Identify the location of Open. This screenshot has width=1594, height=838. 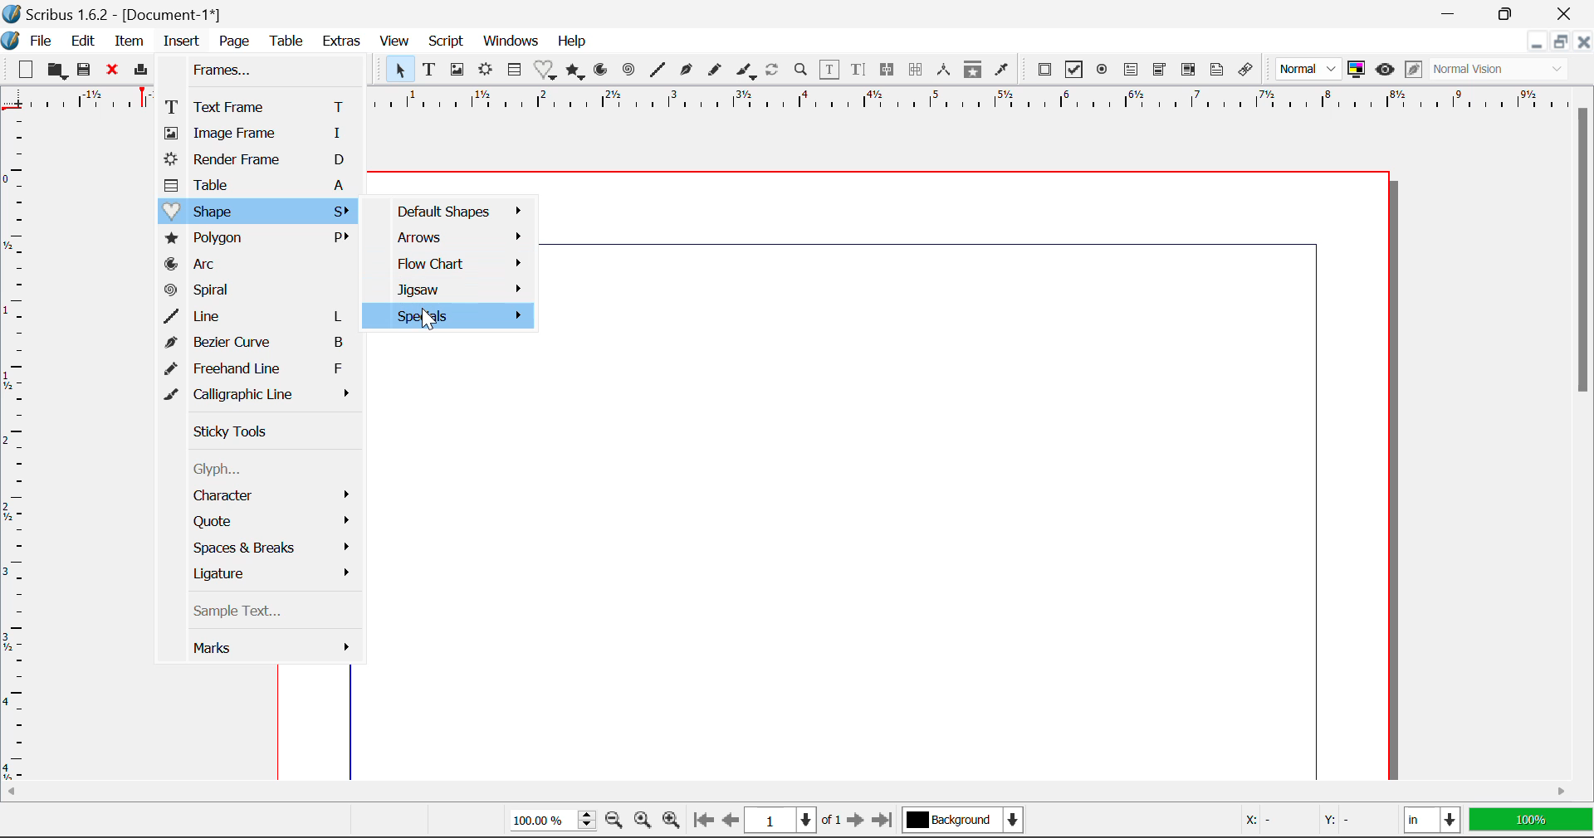
(58, 71).